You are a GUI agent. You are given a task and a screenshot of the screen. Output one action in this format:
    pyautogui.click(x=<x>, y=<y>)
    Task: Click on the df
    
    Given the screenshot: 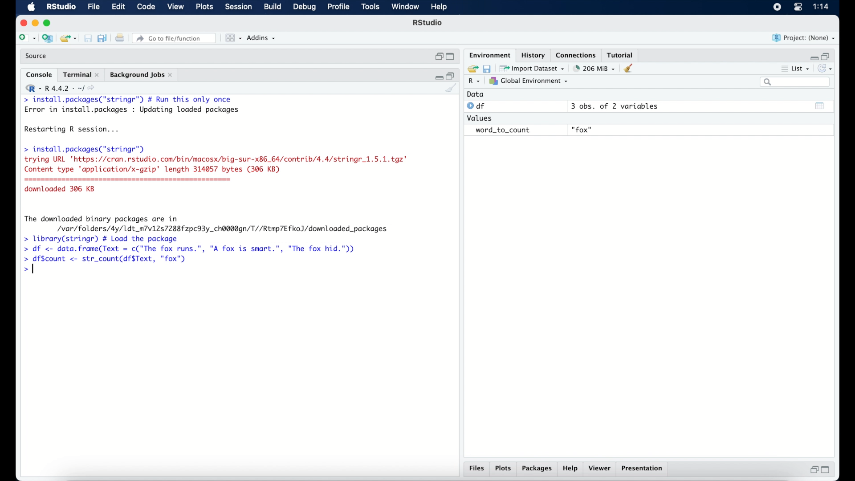 What is the action you would take?
    pyautogui.click(x=477, y=106)
    